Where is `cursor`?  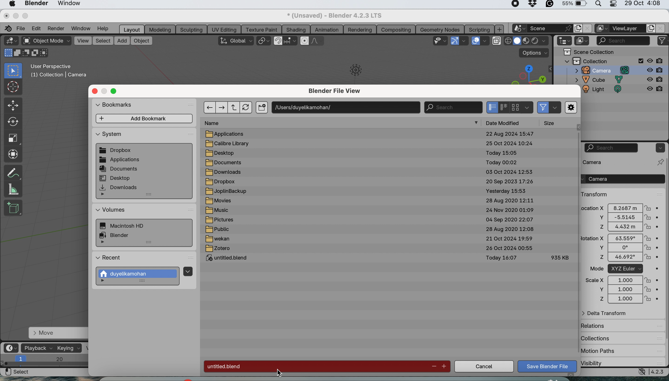 cursor is located at coordinates (278, 373).